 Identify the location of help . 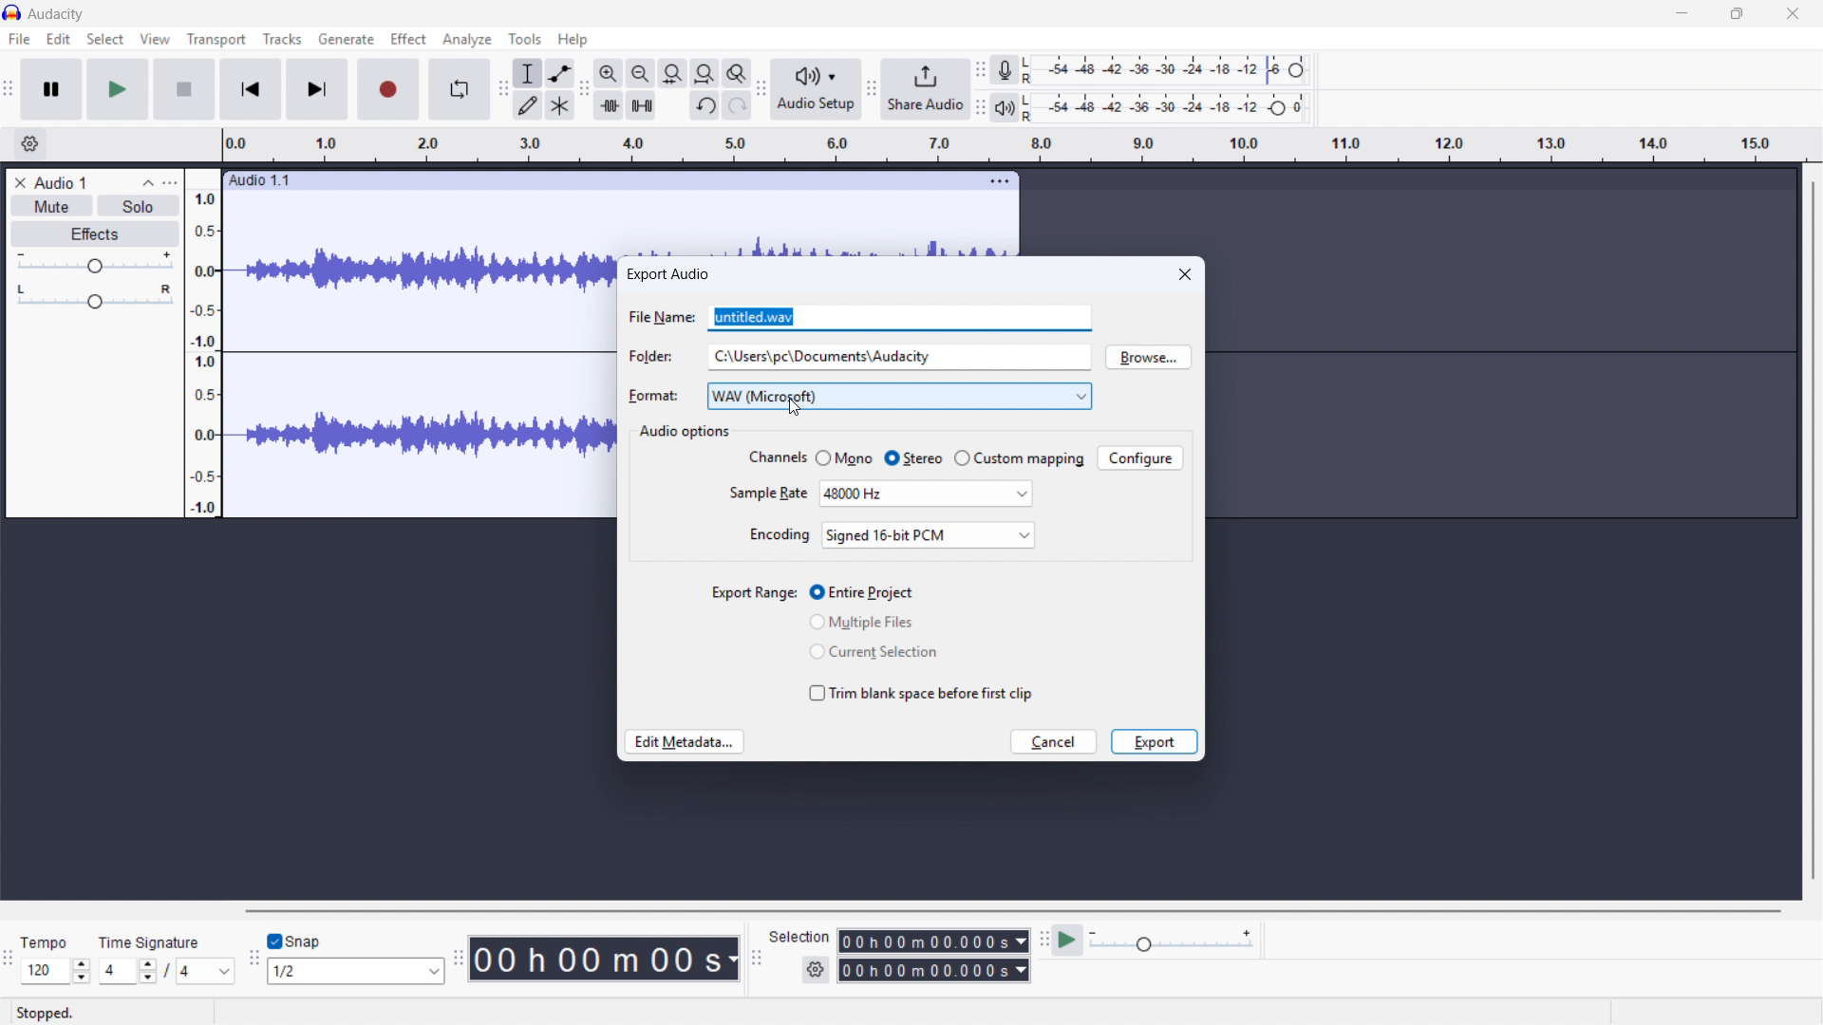
(573, 39).